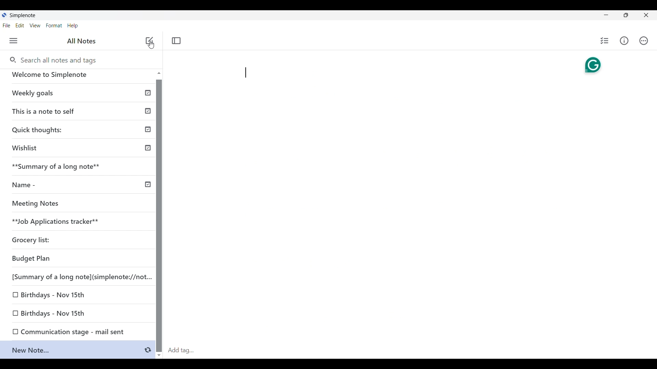 This screenshot has width=657, height=369. What do you see at coordinates (82, 113) in the screenshot?
I see `Published note indicated by check icon` at bounding box center [82, 113].